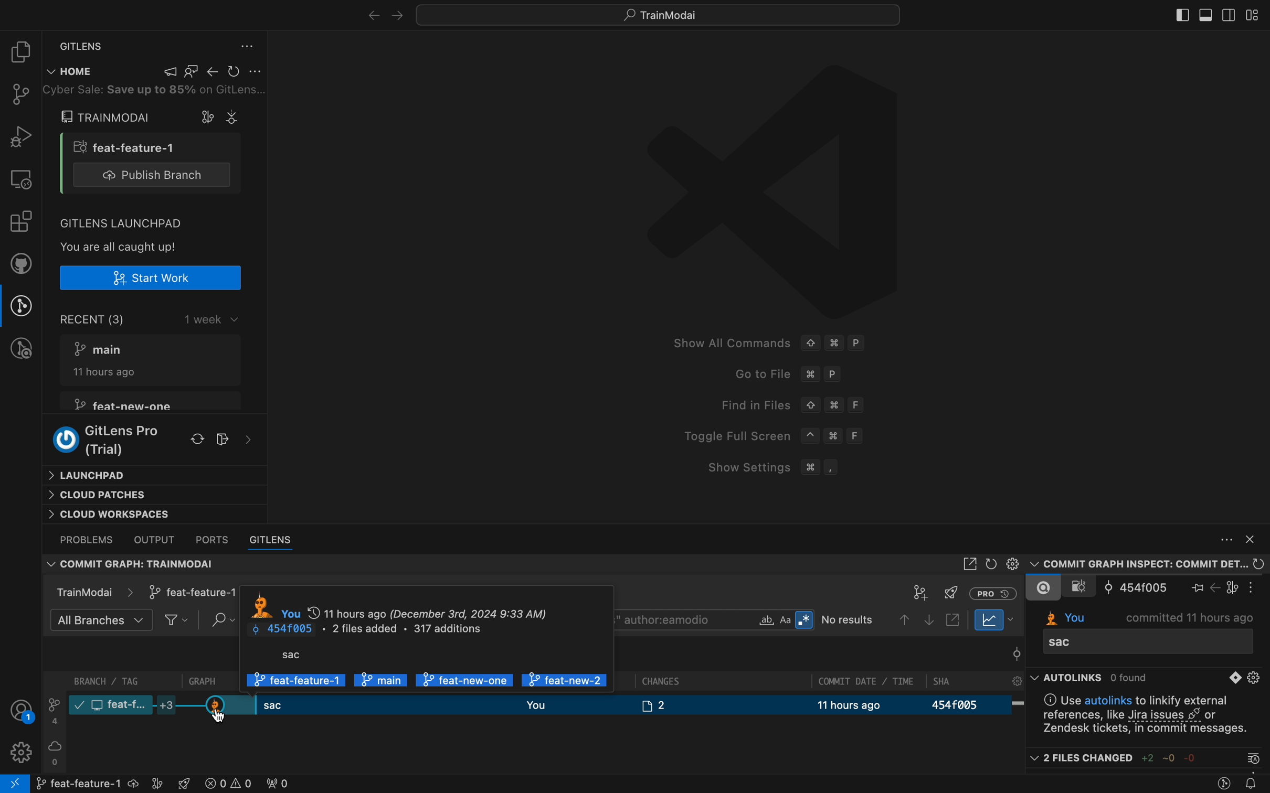 The width and height of the screenshot is (1270, 793). What do you see at coordinates (659, 13) in the screenshot?
I see `quick menus` at bounding box center [659, 13].